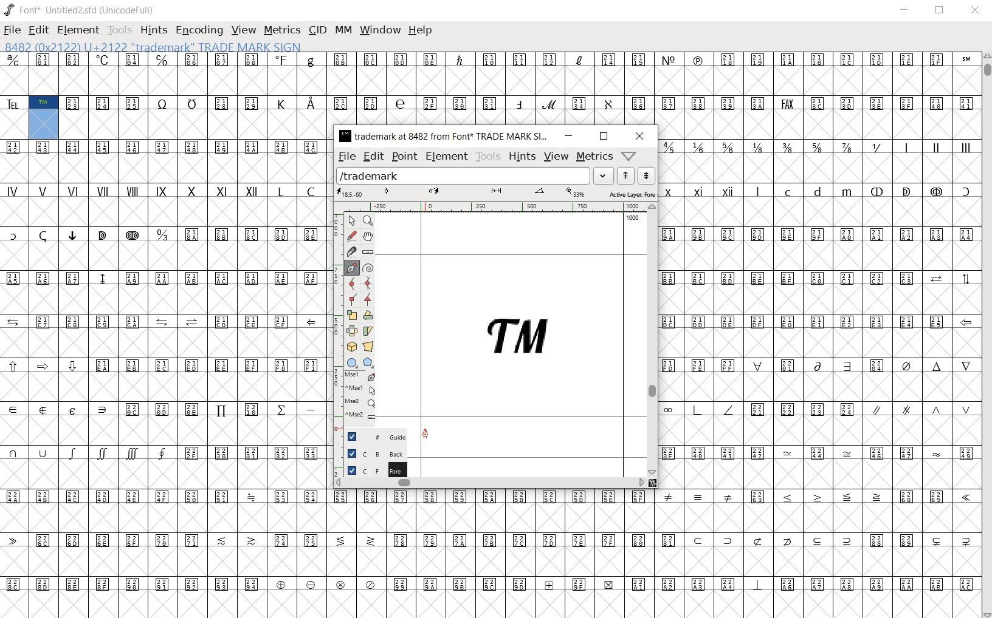 The height and width of the screenshot is (618, 992). What do you see at coordinates (88, 248) in the screenshot?
I see `special characters` at bounding box center [88, 248].